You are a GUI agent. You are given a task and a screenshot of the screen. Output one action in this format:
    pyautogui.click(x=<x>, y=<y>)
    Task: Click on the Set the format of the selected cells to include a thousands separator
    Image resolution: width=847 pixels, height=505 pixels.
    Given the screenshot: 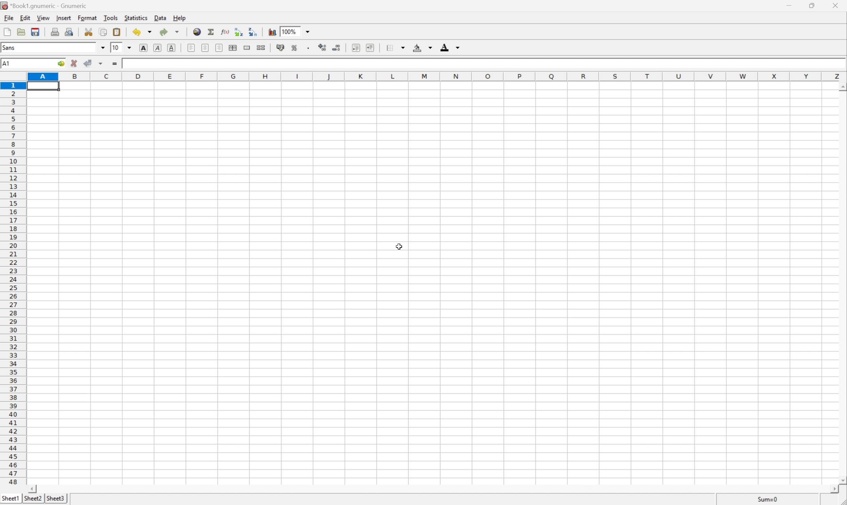 What is the action you would take?
    pyautogui.click(x=309, y=48)
    